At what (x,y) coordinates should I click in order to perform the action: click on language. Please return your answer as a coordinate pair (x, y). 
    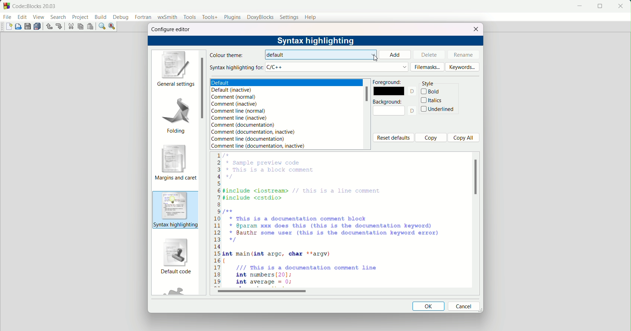
    Looking at the image, I should click on (337, 67).